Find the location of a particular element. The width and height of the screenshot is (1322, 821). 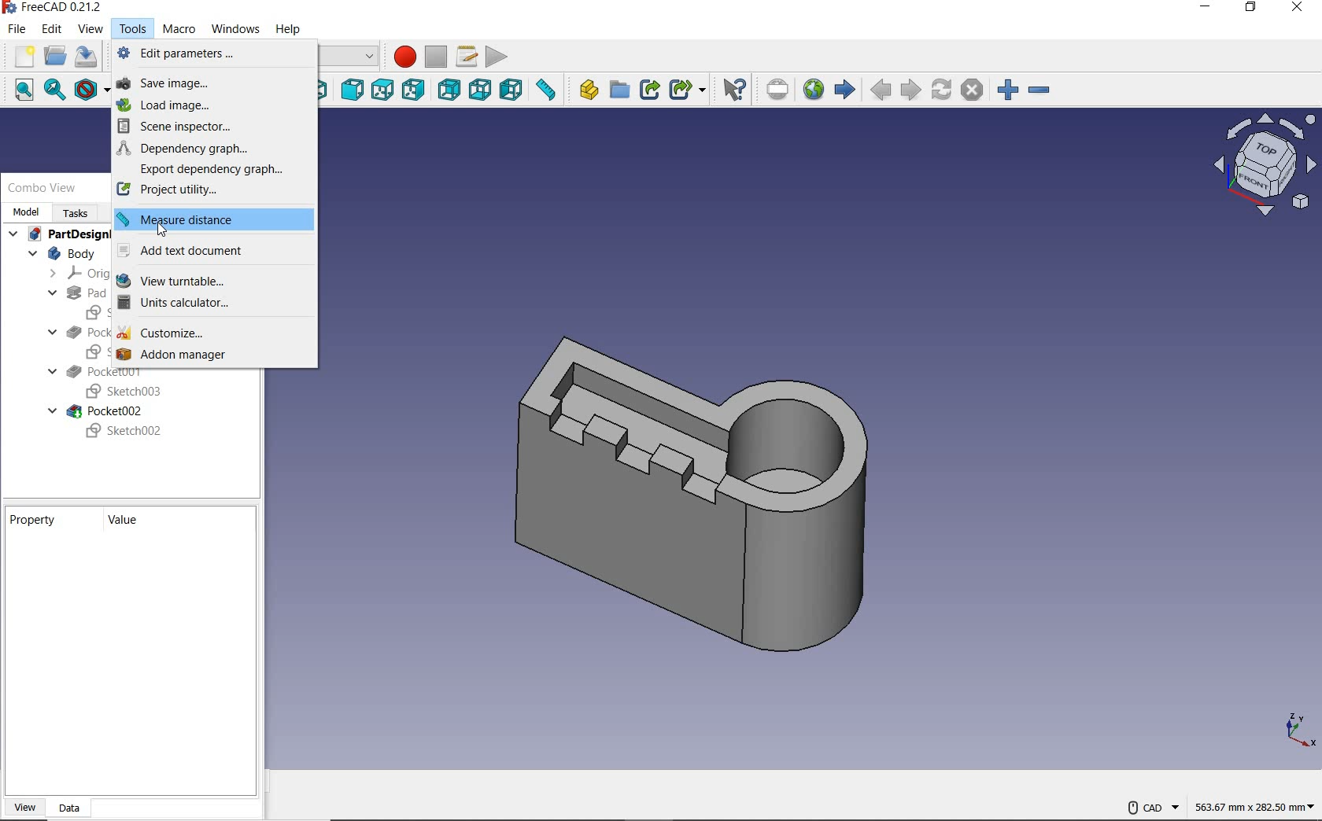

restore down is located at coordinates (1257, 10).